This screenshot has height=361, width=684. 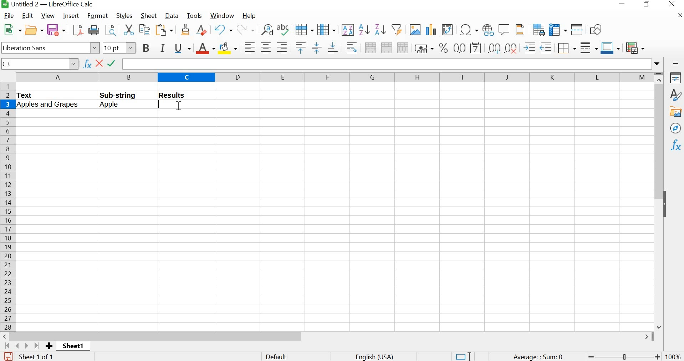 I want to click on increase indent, so click(x=530, y=47).